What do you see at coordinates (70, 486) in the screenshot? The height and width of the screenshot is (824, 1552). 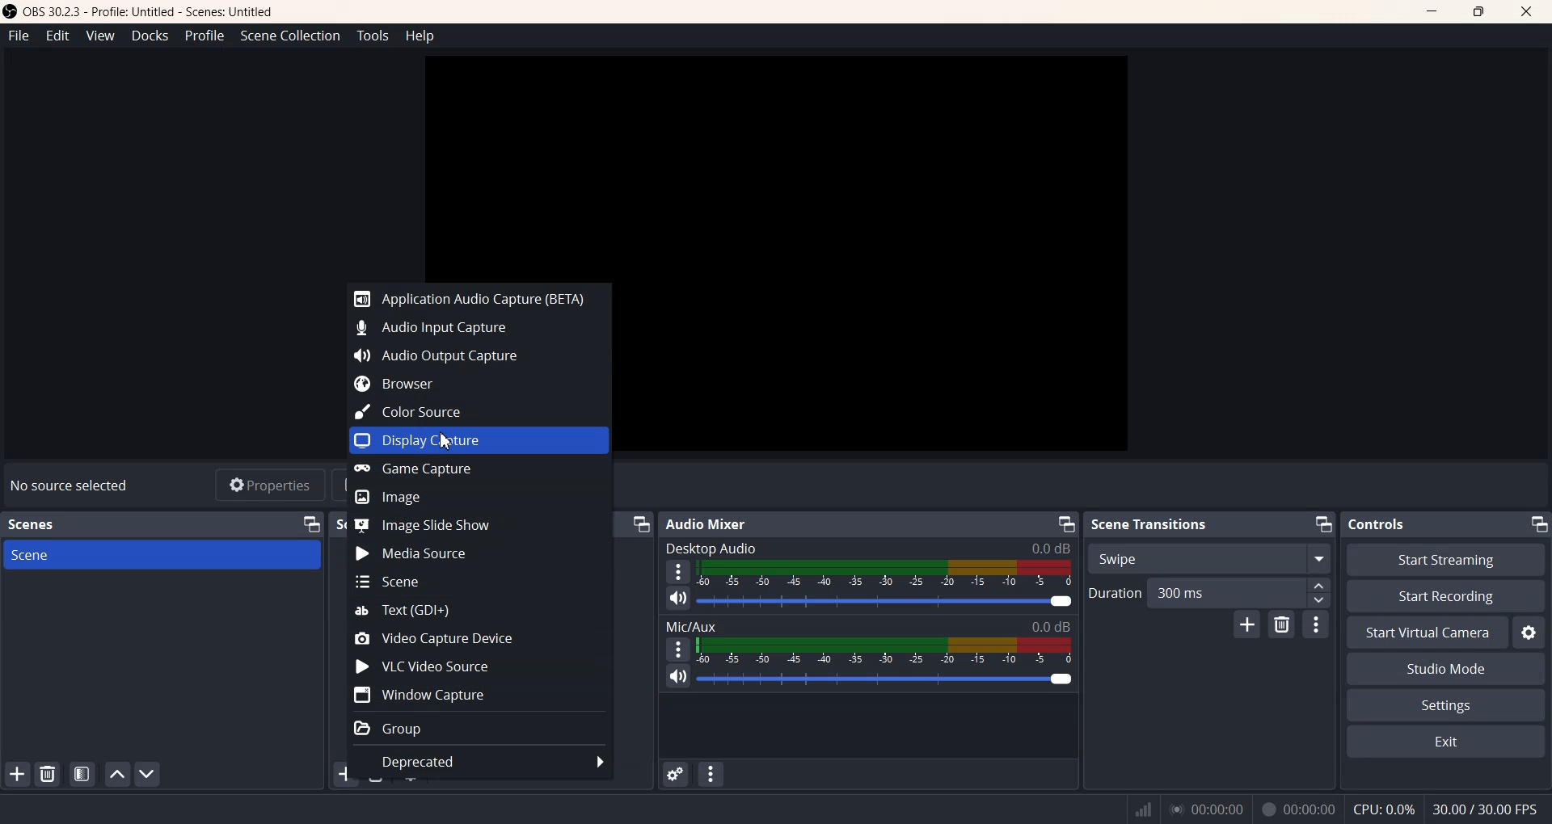 I see `Text` at bounding box center [70, 486].